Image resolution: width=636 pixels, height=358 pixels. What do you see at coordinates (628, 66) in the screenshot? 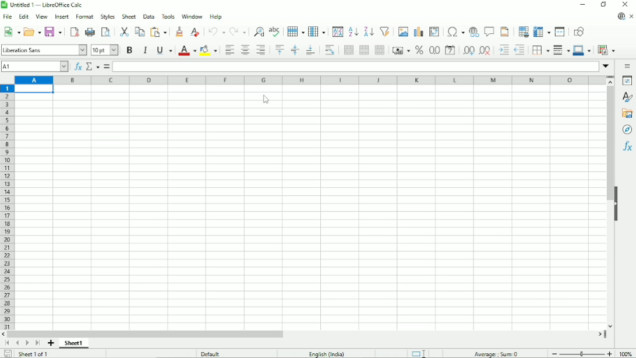
I see `Sidebar settings` at bounding box center [628, 66].